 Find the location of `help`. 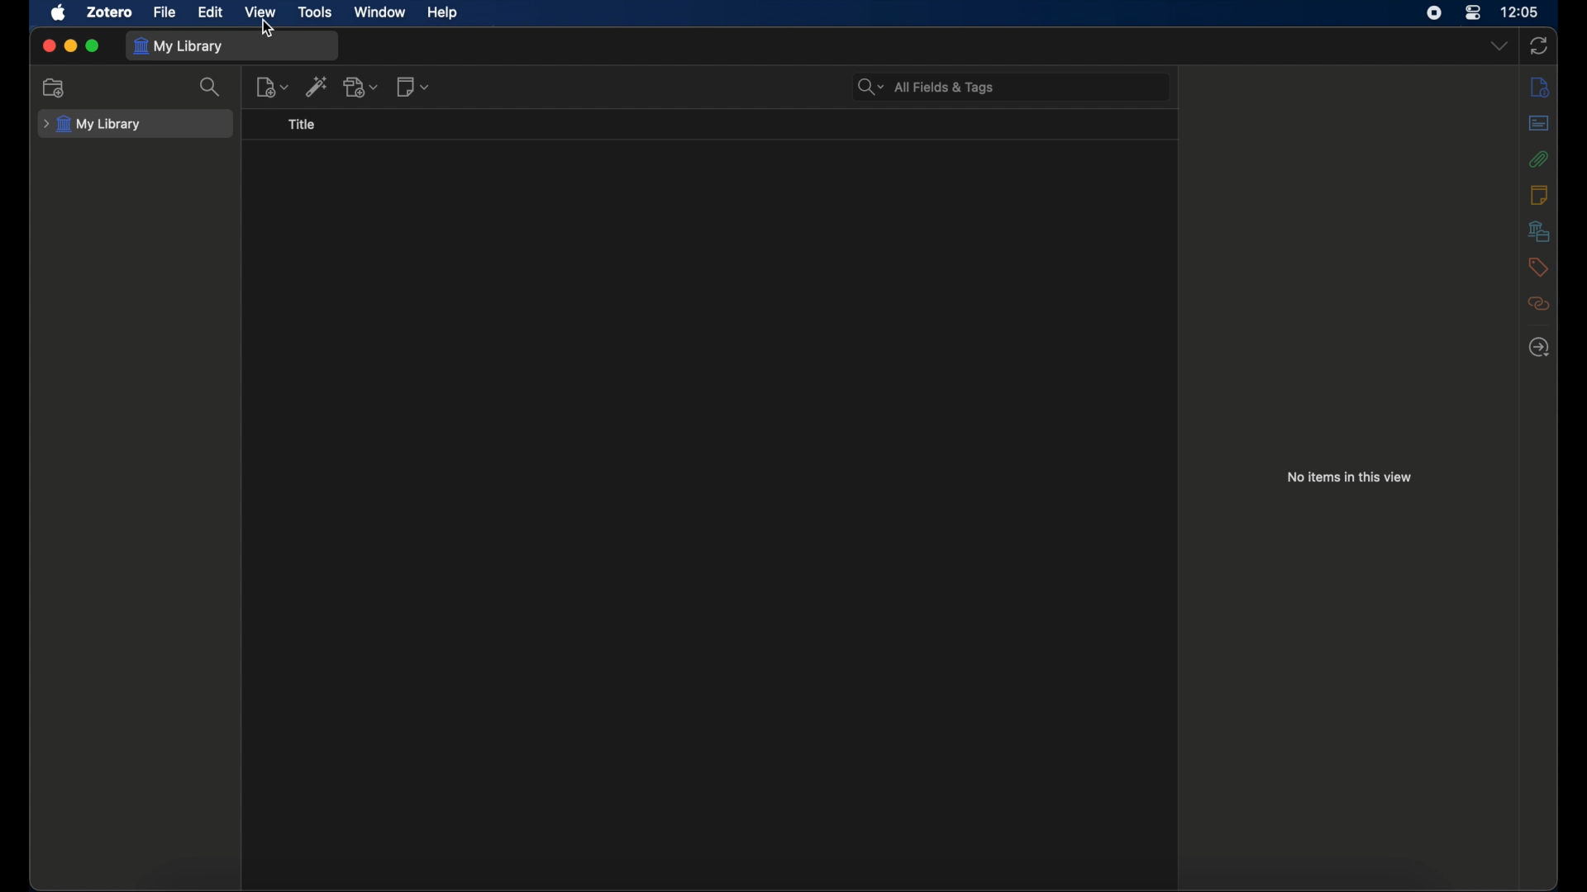

help is located at coordinates (443, 13).